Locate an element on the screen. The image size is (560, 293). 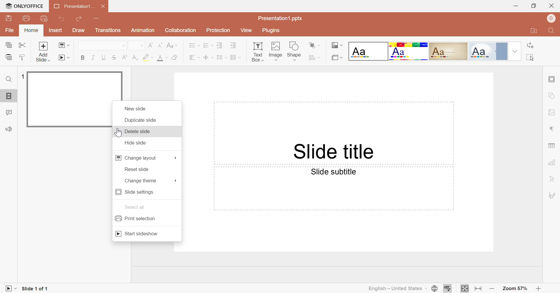
Start slideshow is located at coordinates (62, 57).